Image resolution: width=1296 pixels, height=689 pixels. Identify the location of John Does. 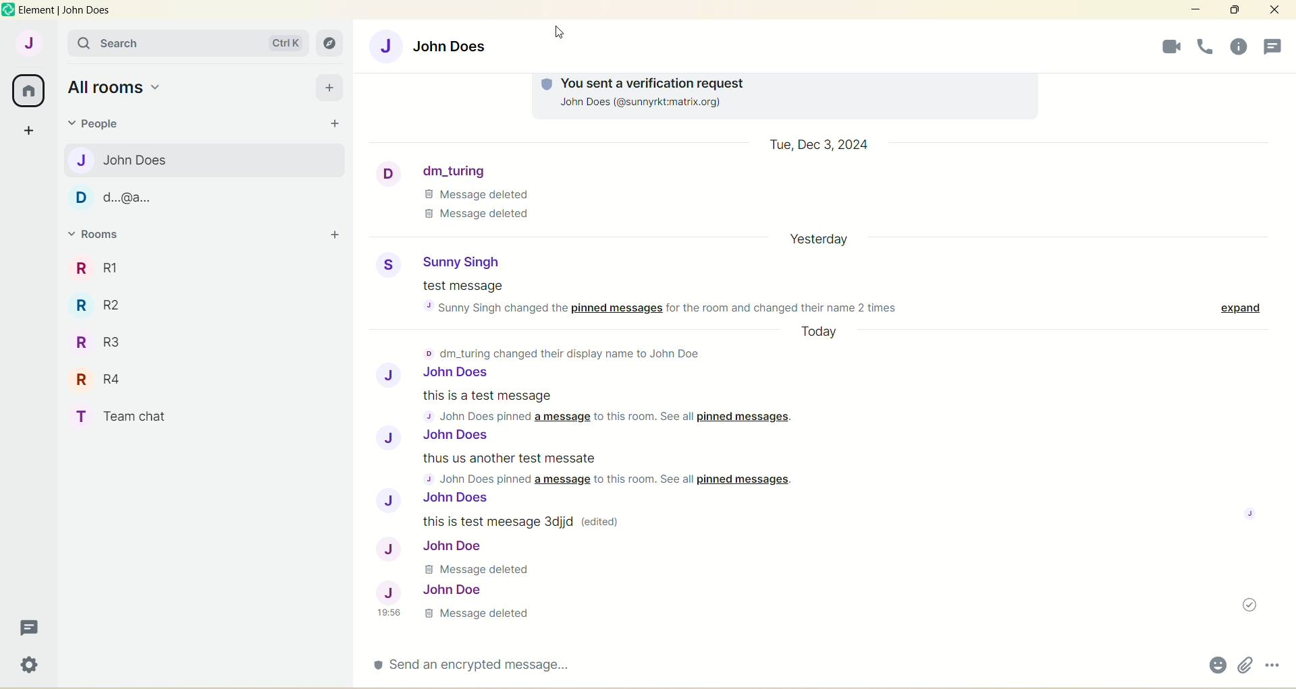
(127, 160).